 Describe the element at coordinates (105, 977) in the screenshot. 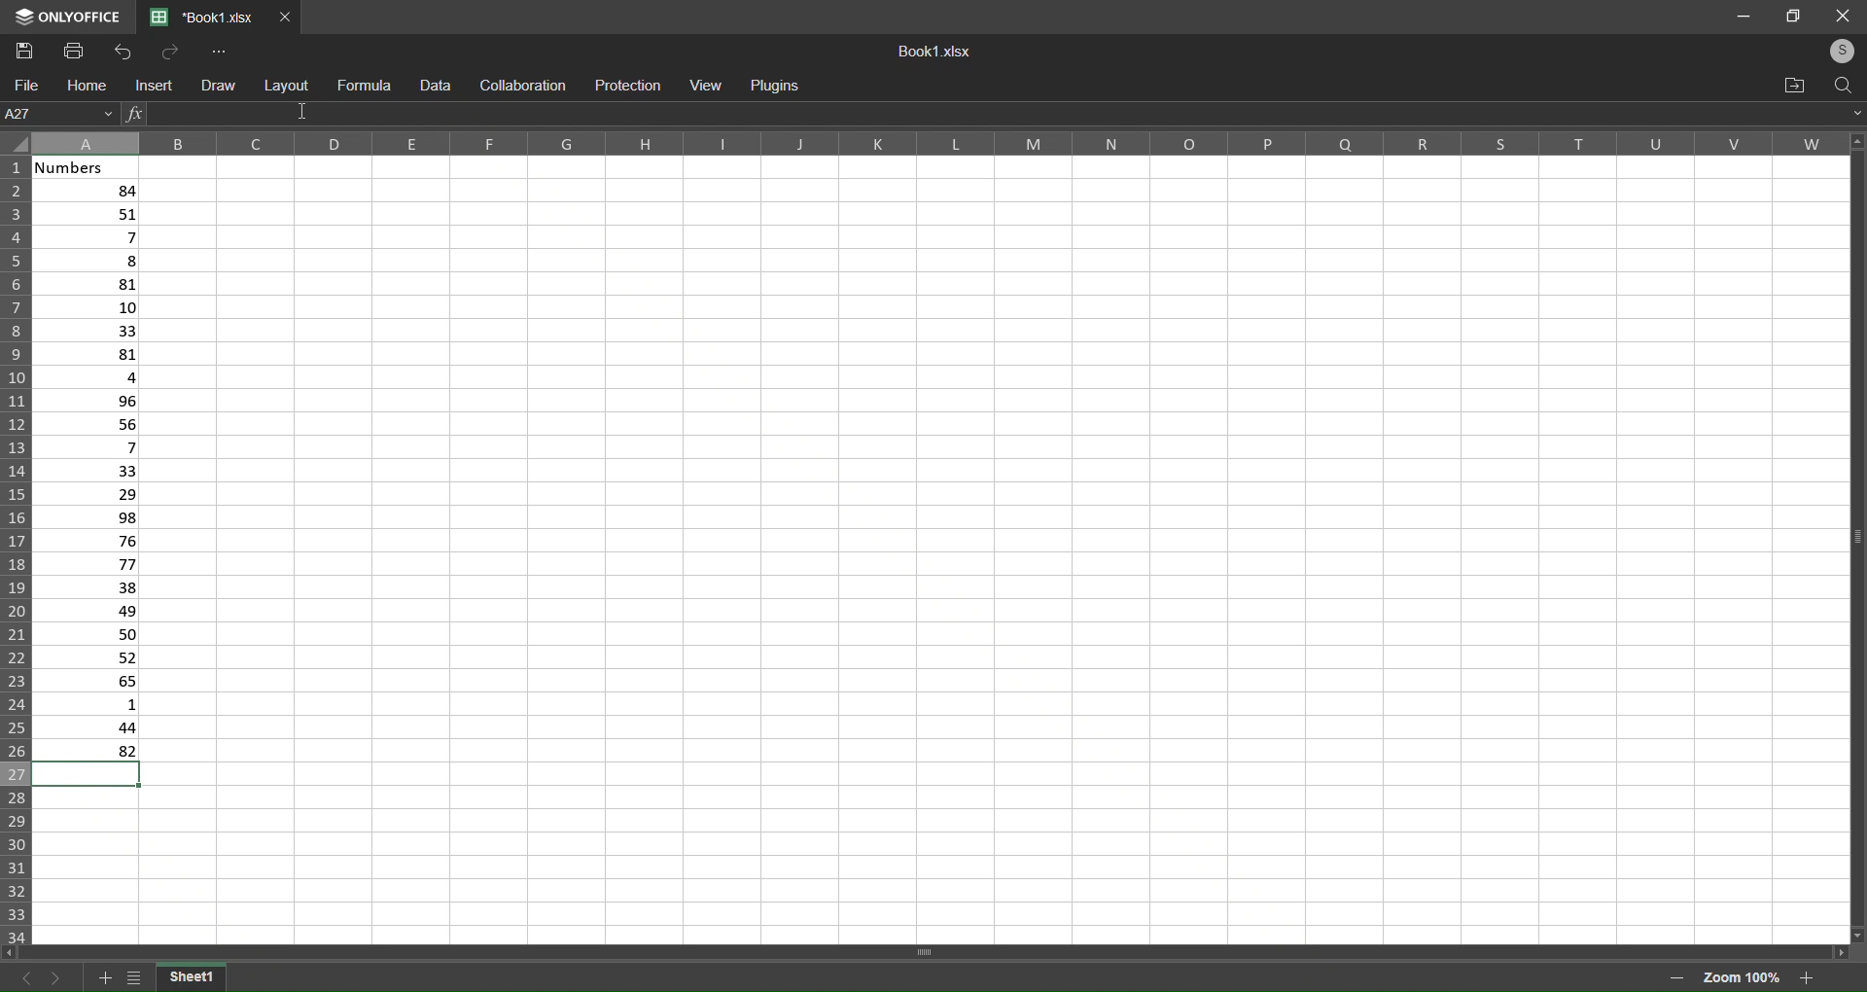

I see `add sheet` at that location.